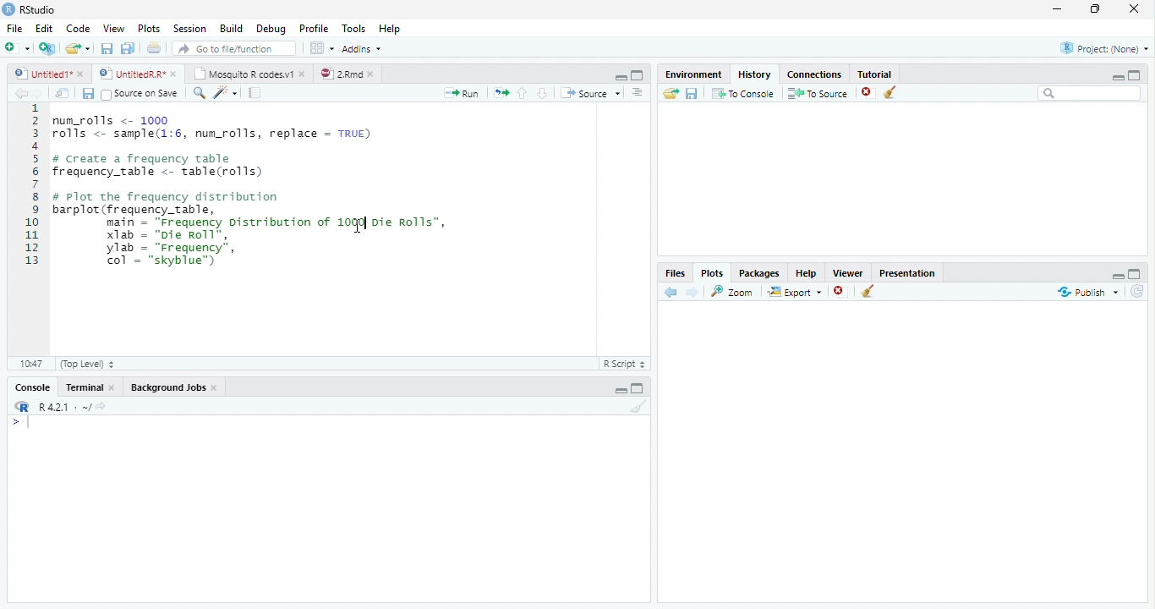 The width and height of the screenshot is (1155, 609). Describe the element at coordinates (1136, 292) in the screenshot. I see `Refresh List` at that location.